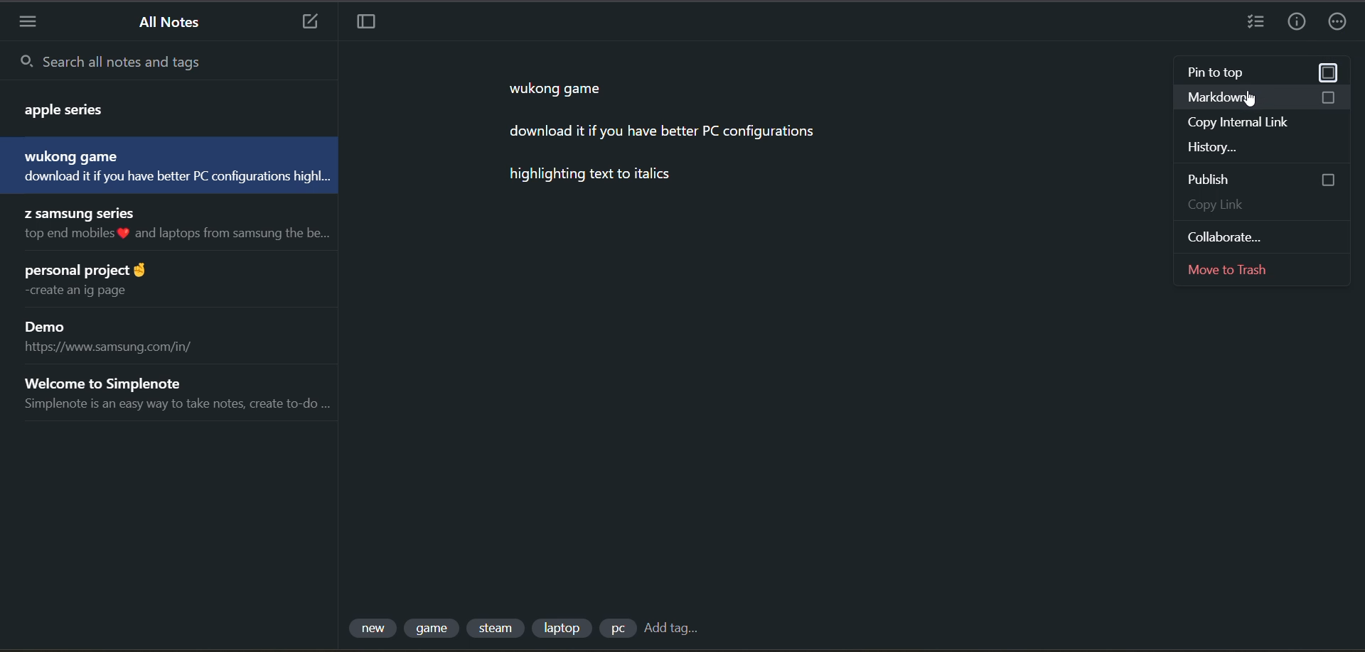  What do you see at coordinates (309, 21) in the screenshot?
I see `new note` at bounding box center [309, 21].